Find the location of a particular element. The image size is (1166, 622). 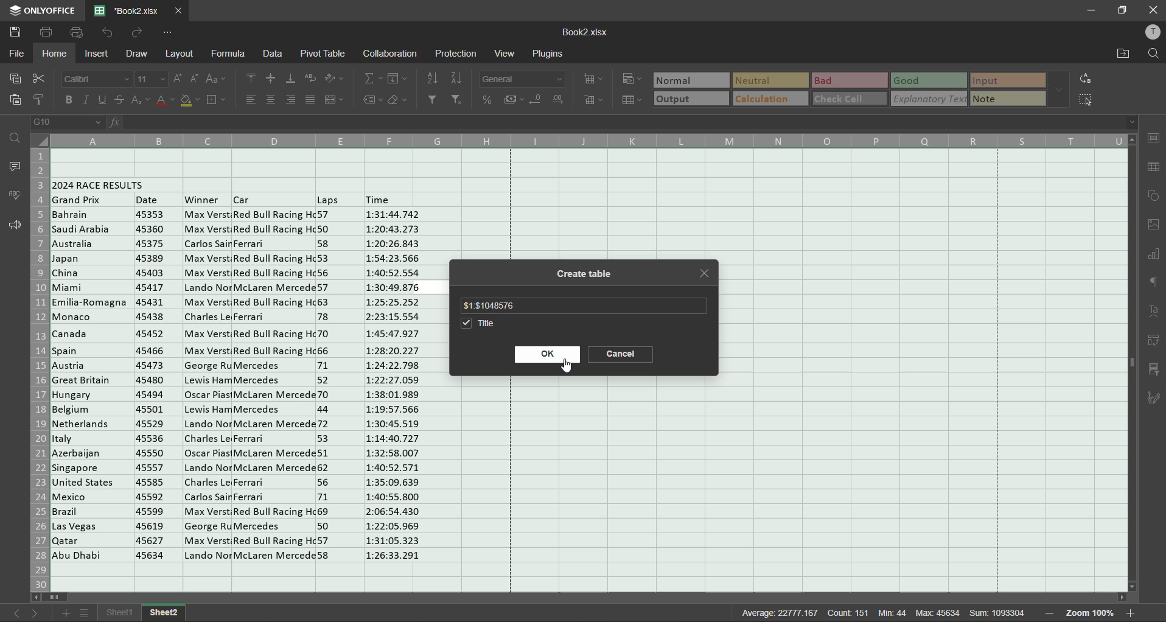

formula bar is located at coordinates (629, 124).